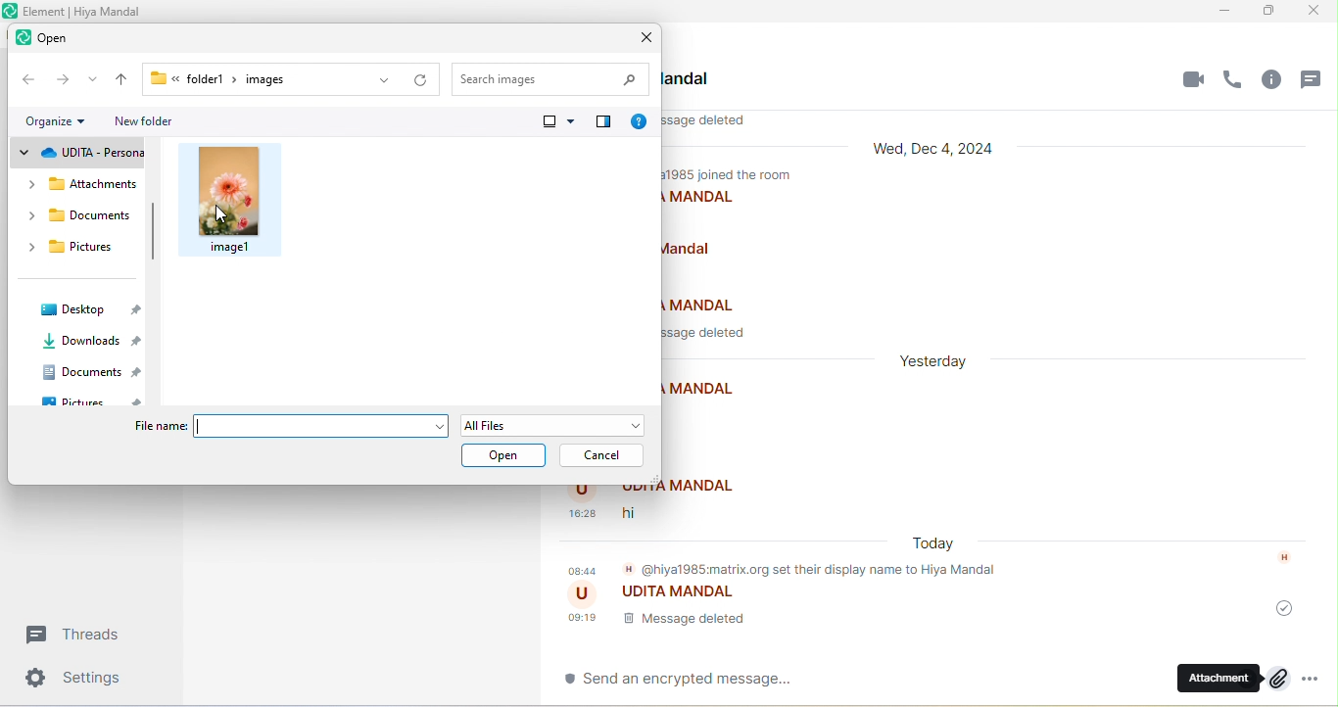  What do you see at coordinates (82, 681) in the screenshot?
I see `settings` at bounding box center [82, 681].